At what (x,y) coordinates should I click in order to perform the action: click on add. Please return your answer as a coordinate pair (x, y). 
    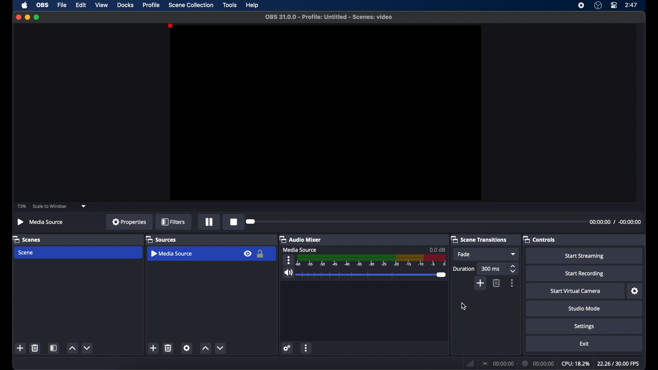
    Looking at the image, I should click on (153, 348).